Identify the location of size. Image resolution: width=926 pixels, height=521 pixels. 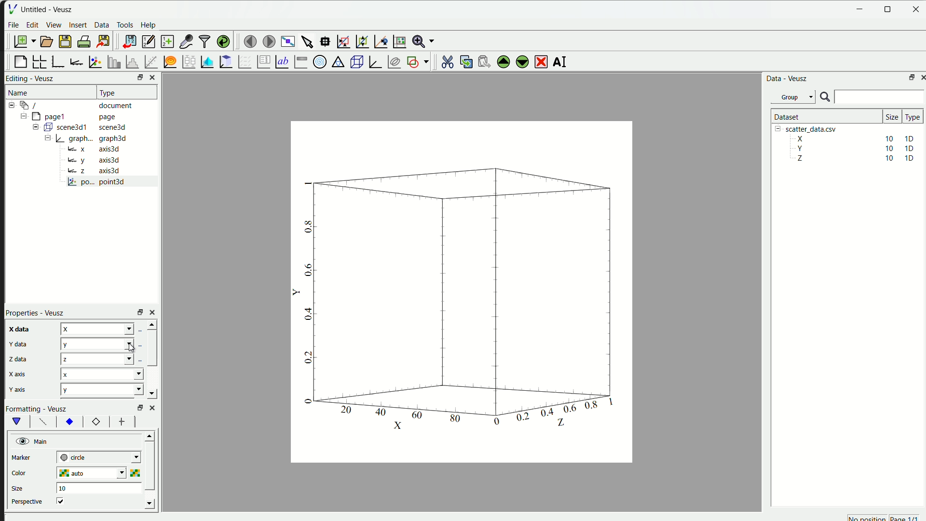
(889, 115).